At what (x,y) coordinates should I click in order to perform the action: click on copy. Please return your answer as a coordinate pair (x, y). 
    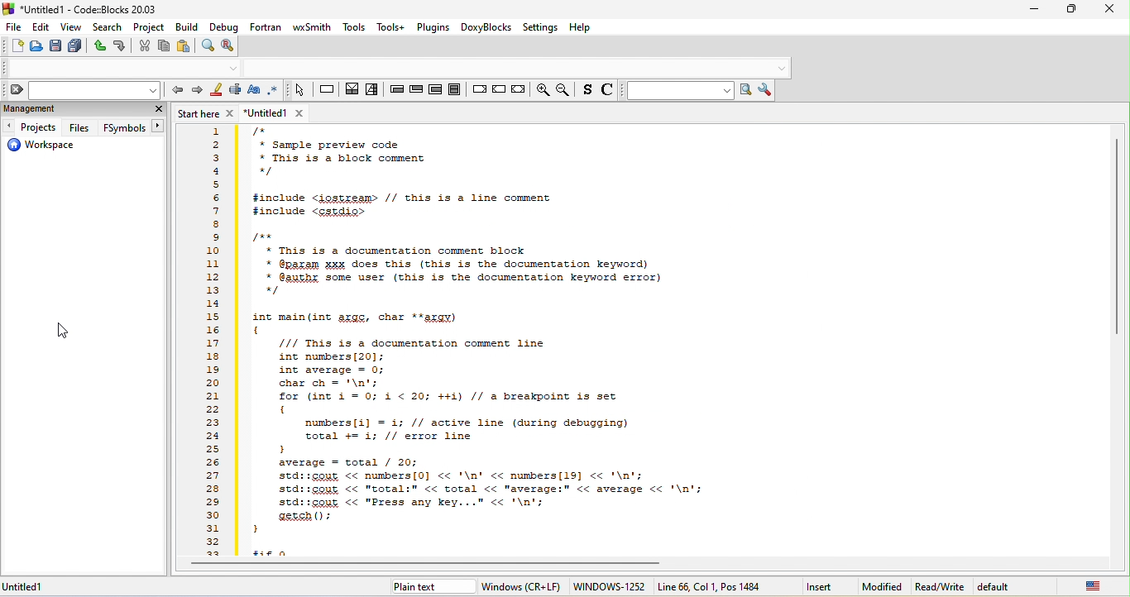
    Looking at the image, I should click on (163, 46).